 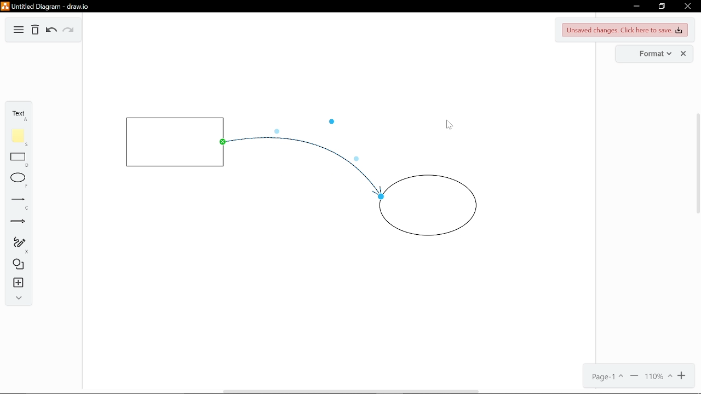 I want to click on Minimize, so click(x=635, y=5).